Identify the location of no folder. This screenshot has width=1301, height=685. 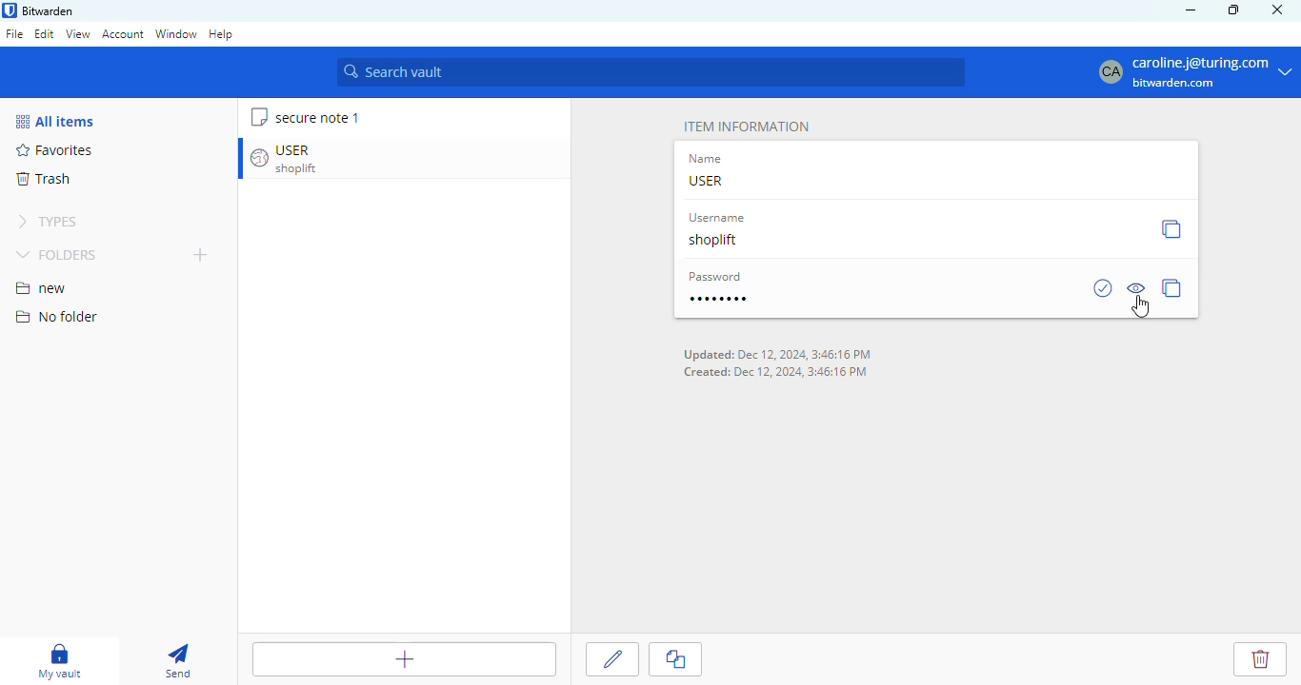
(57, 318).